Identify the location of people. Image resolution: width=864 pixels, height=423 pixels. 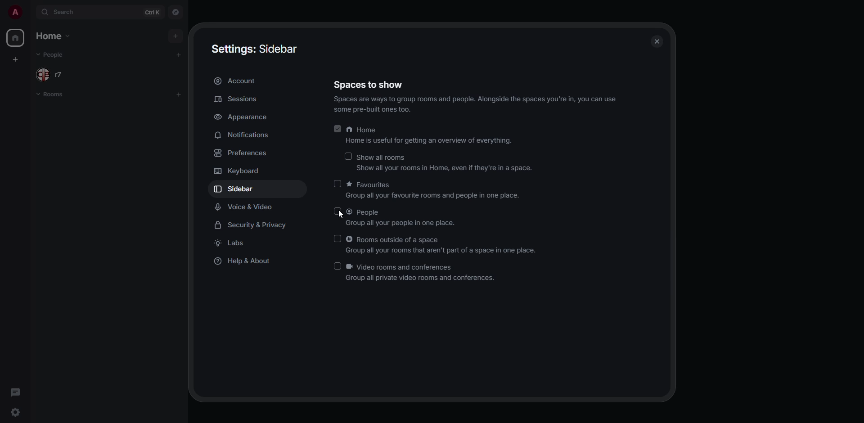
(406, 218).